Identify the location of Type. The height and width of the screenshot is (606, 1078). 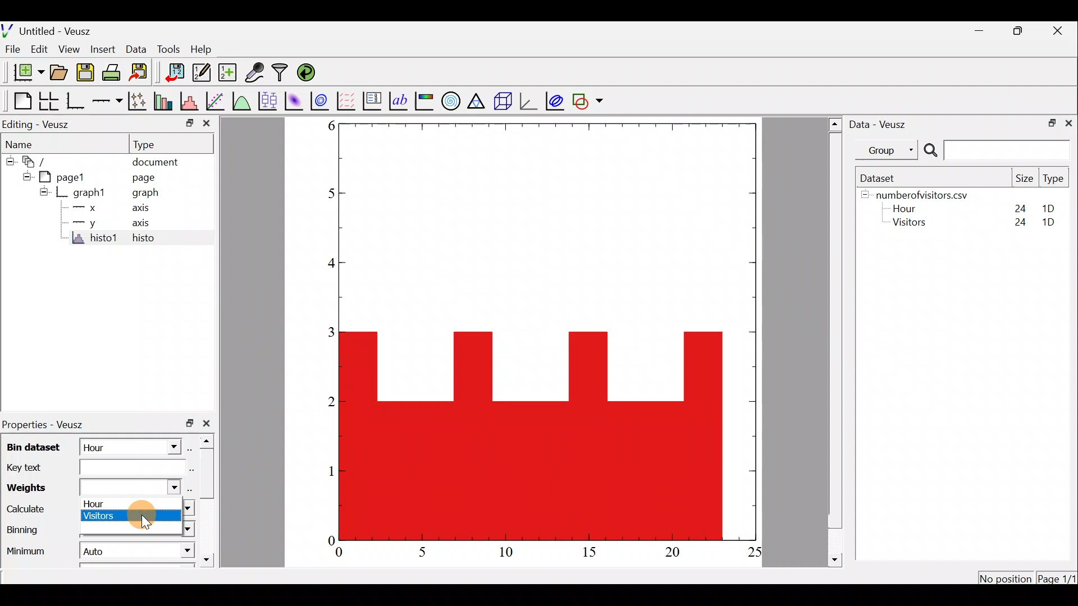
(150, 144).